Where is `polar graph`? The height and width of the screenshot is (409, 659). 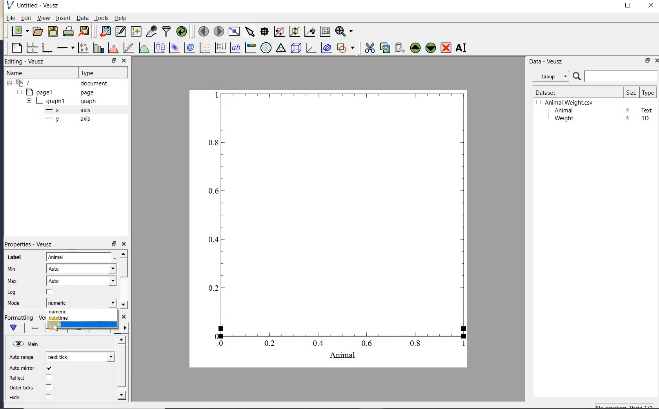
polar graph is located at coordinates (266, 48).